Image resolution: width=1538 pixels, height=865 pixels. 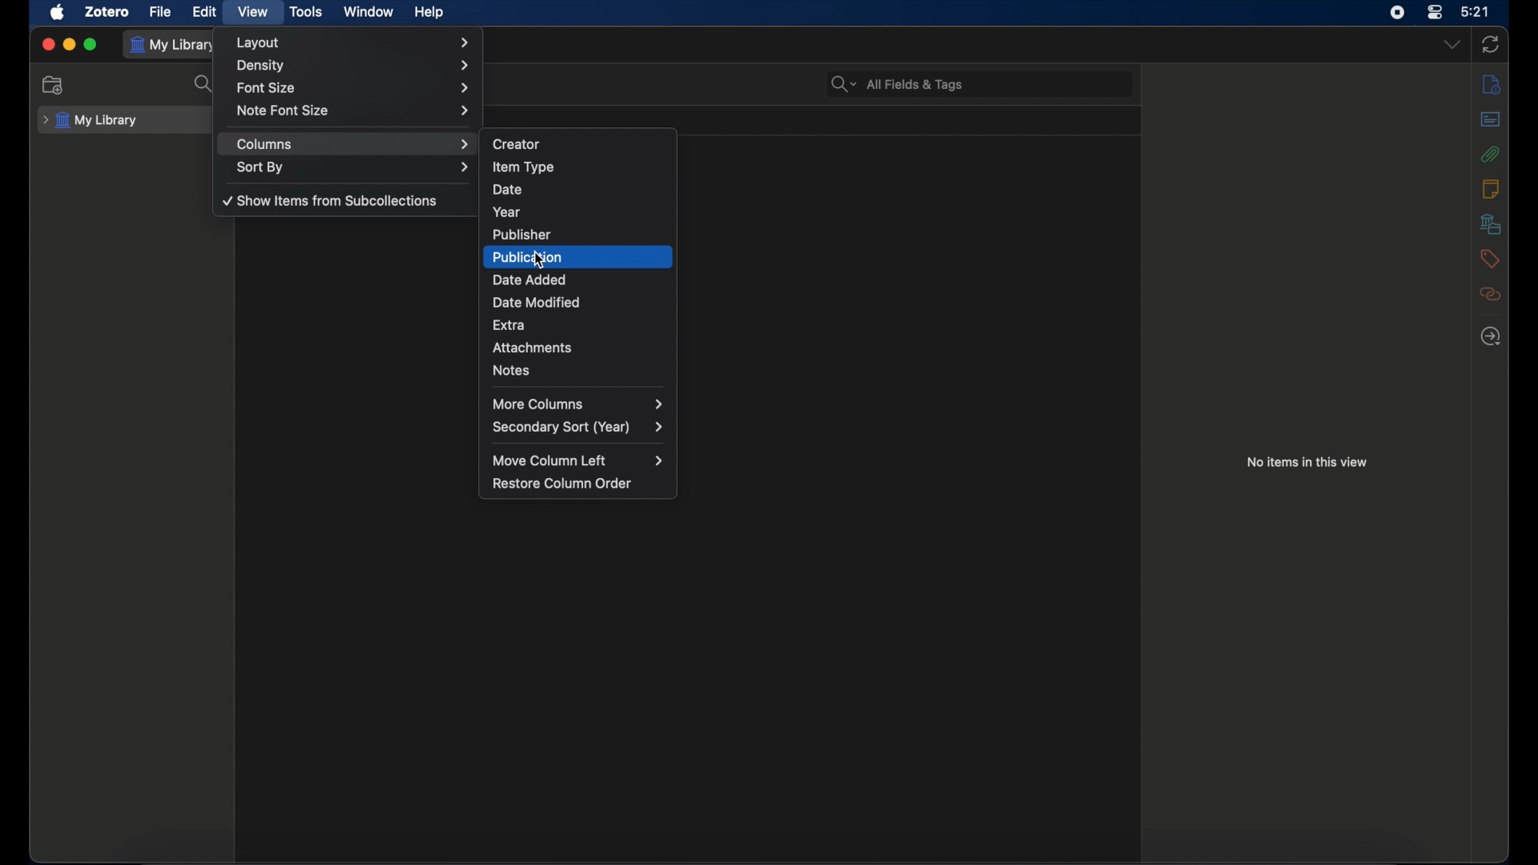 What do you see at coordinates (578, 404) in the screenshot?
I see `more columns` at bounding box center [578, 404].